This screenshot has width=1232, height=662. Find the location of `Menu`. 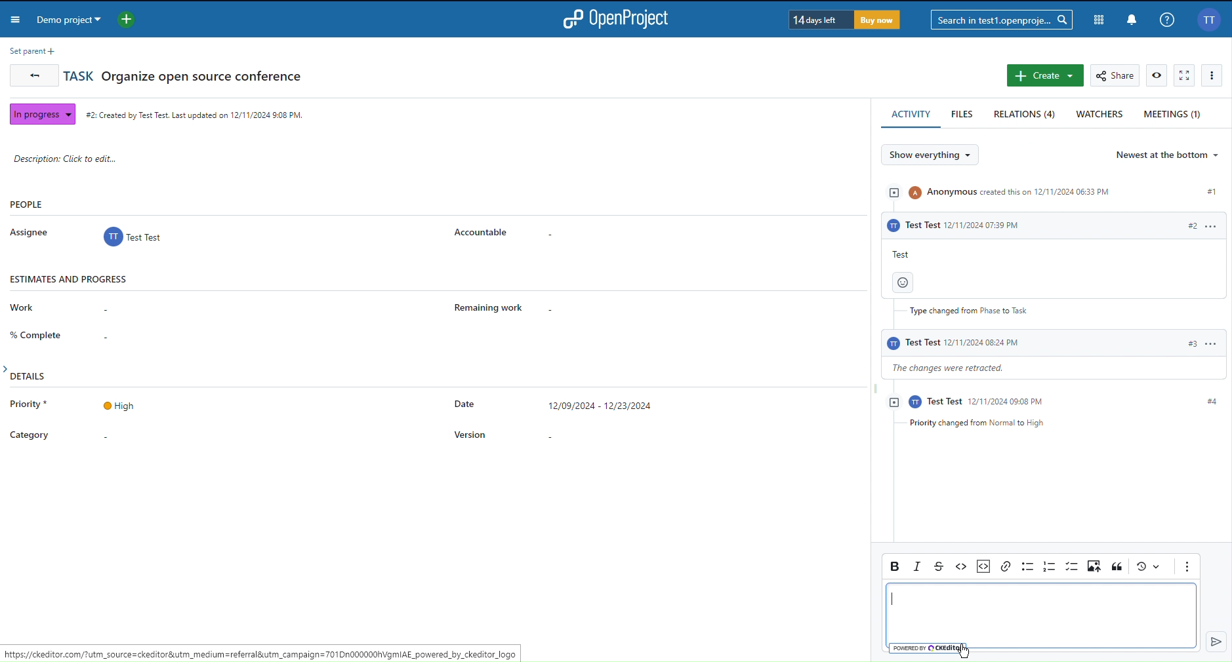

Menu is located at coordinates (17, 21).